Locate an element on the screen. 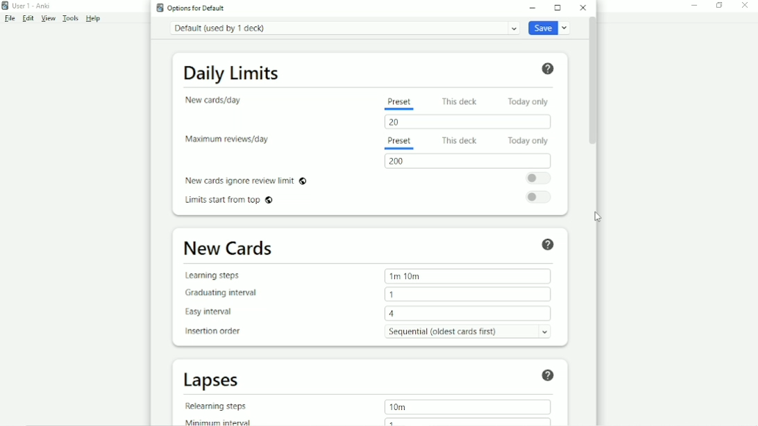 The height and width of the screenshot is (426, 758). Insertion order is located at coordinates (213, 331).